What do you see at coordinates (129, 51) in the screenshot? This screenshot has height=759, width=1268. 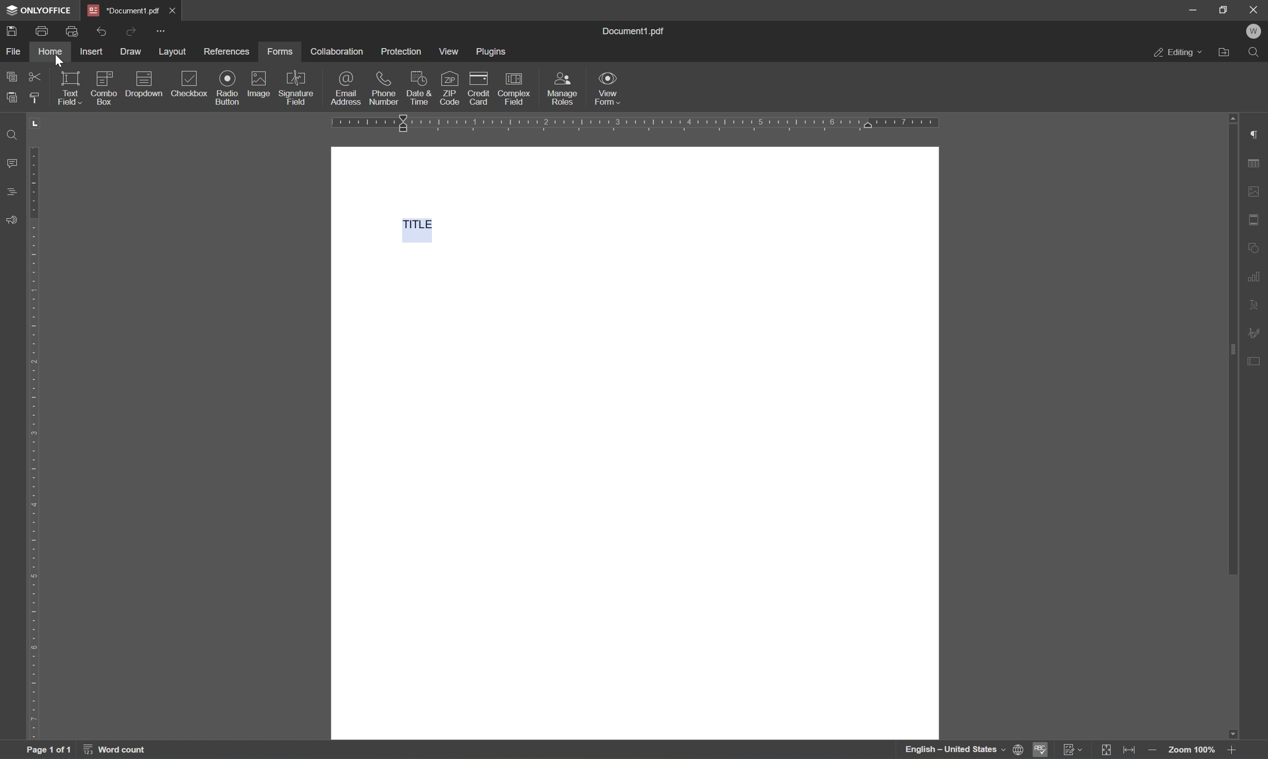 I see `draw` at bounding box center [129, 51].